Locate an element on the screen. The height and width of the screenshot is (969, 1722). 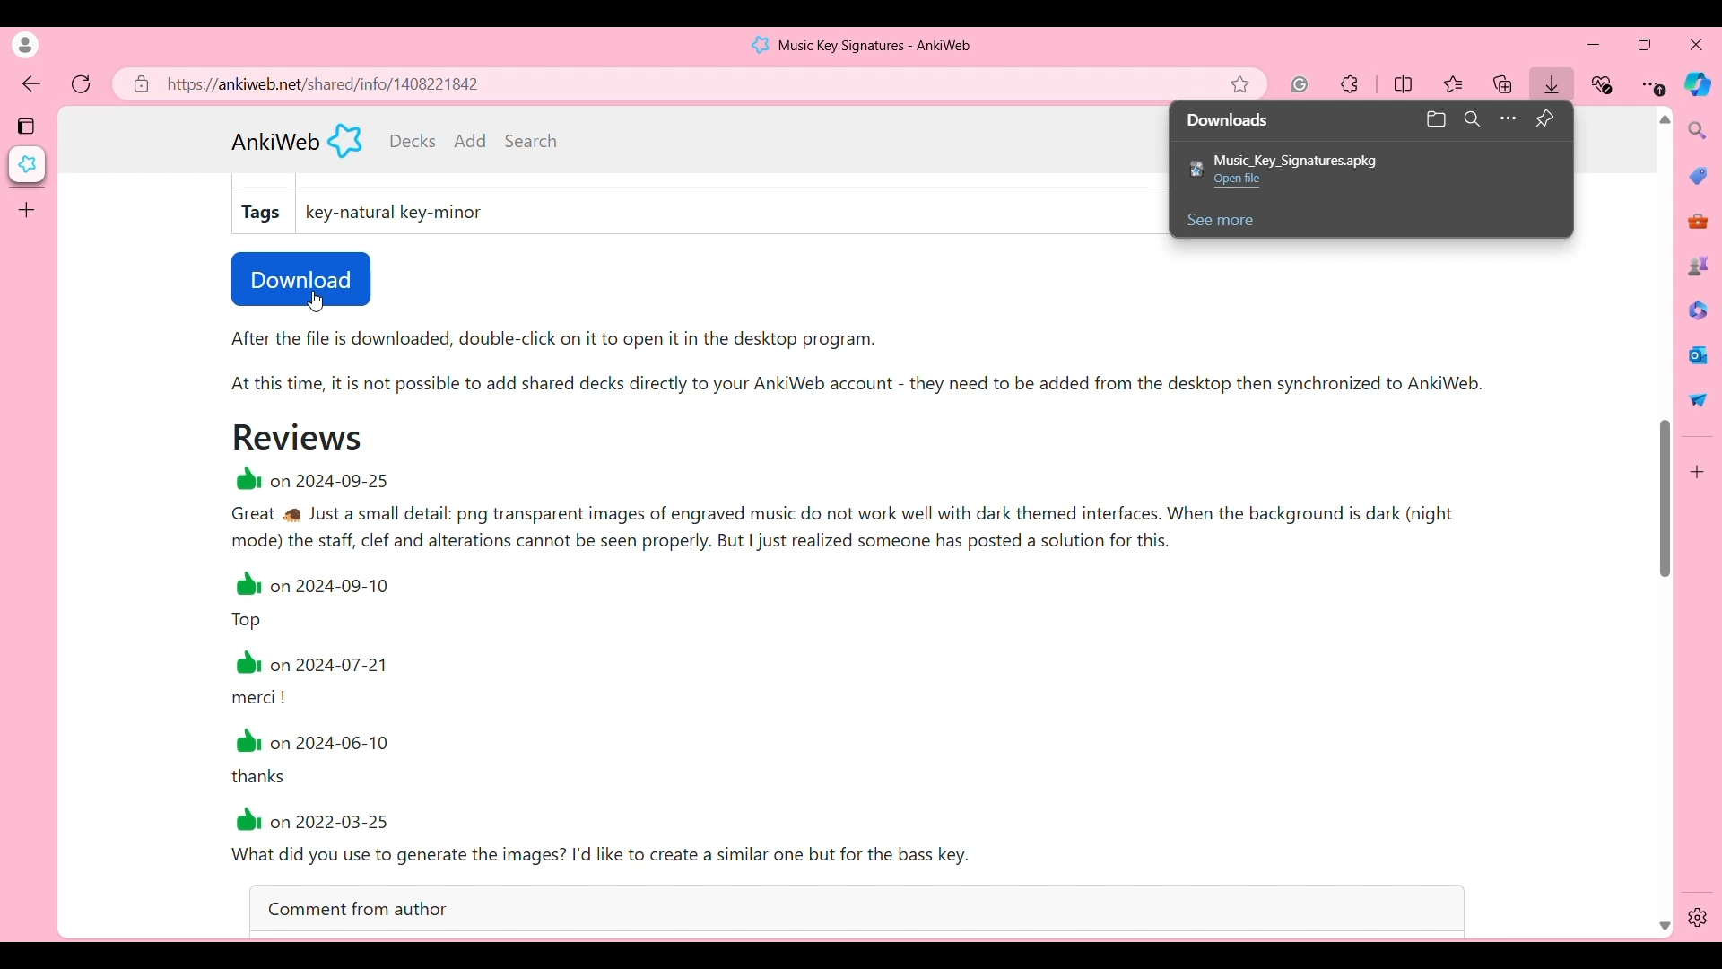
Close browser is located at coordinates (1696, 44).